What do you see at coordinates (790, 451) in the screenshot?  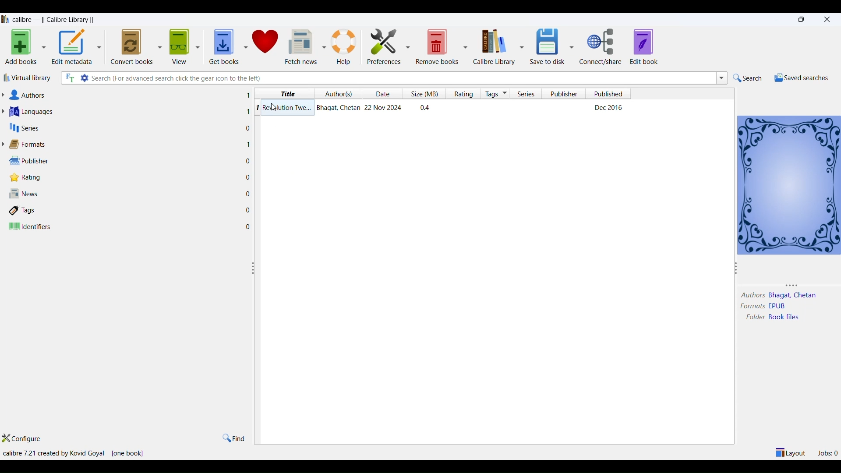 I see `layout` at bounding box center [790, 451].